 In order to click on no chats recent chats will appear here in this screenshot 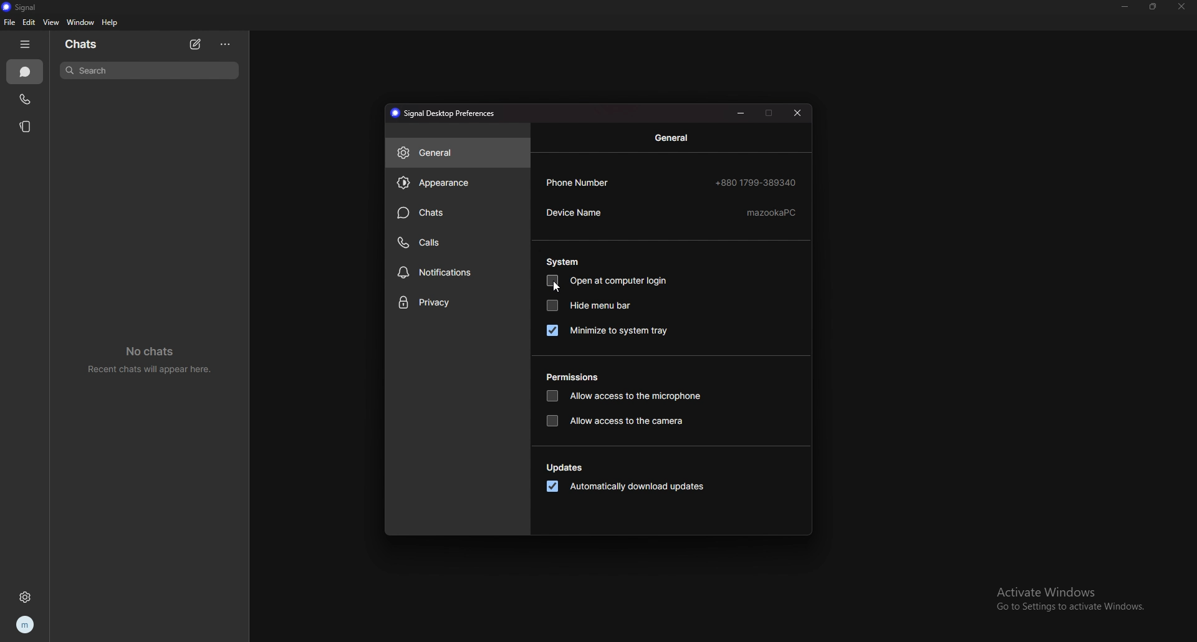, I will do `click(155, 360)`.